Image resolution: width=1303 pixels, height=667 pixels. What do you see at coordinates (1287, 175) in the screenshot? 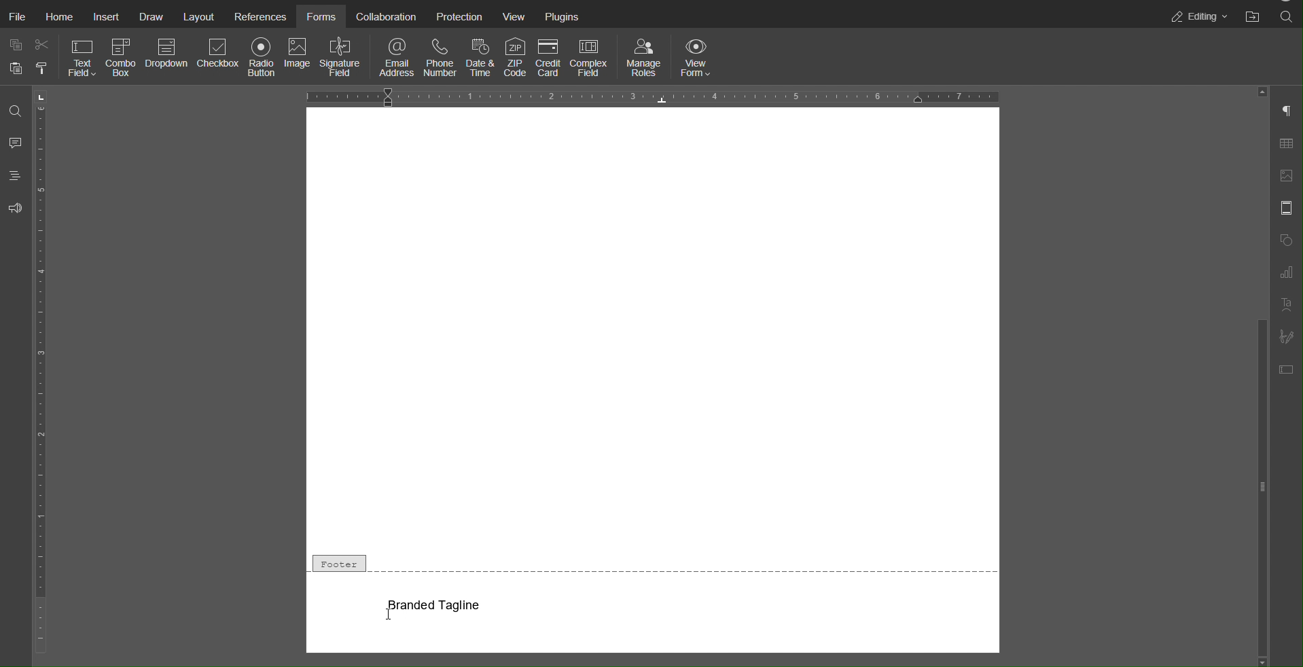
I see `Image Settings` at bounding box center [1287, 175].